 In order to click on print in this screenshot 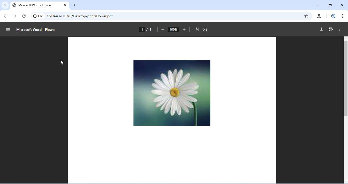, I will do `click(331, 29)`.